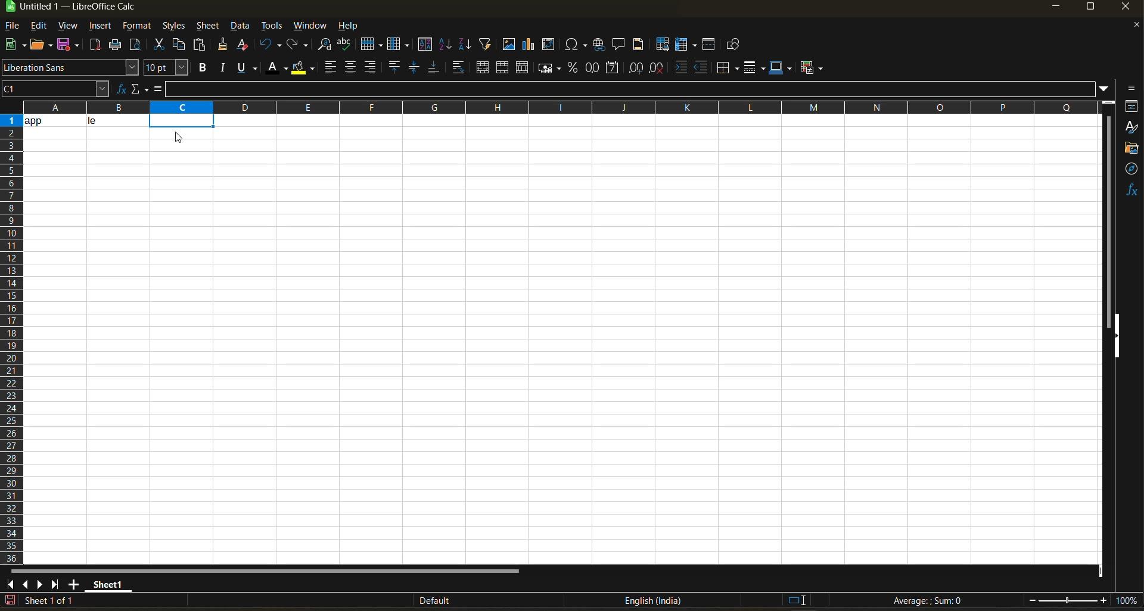 The width and height of the screenshot is (1144, 611). What do you see at coordinates (264, 571) in the screenshot?
I see `horizontal scroll bar` at bounding box center [264, 571].